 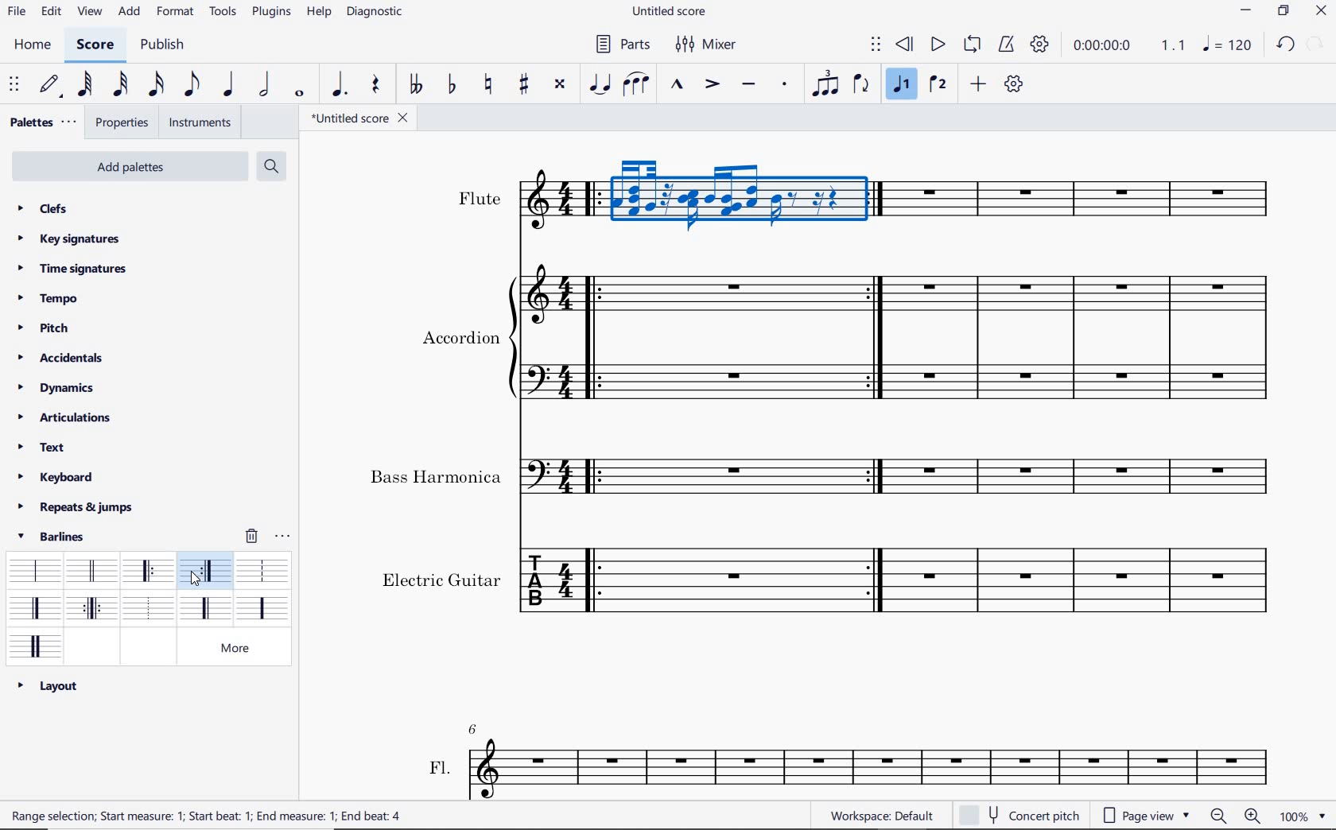 I want to click on PUBLISH, so click(x=165, y=46).